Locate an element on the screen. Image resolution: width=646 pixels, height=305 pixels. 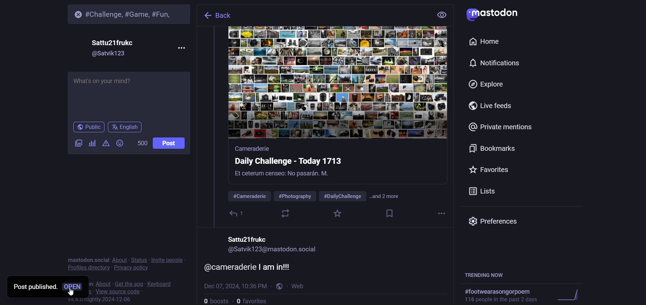
mastodon is located at coordinates (495, 13).